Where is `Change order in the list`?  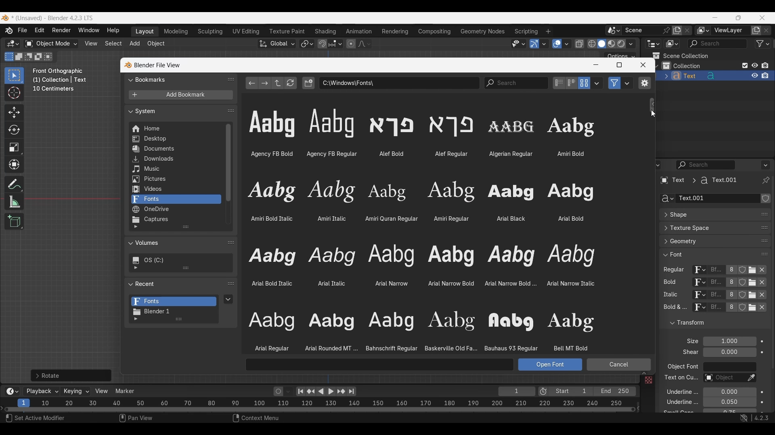 Change order in the list is located at coordinates (765, 319).